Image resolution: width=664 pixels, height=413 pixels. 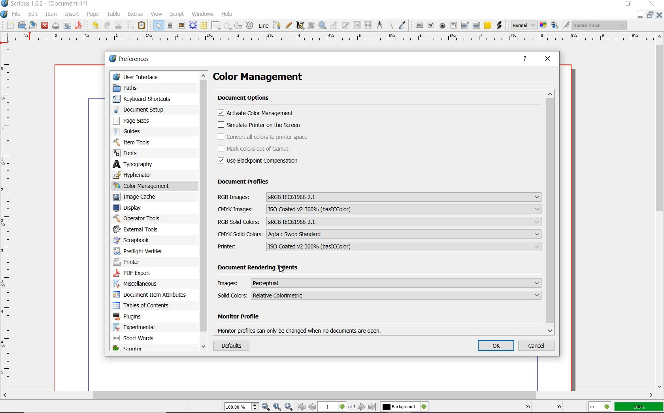 What do you see at coordinates (140, 88) in the screenshot?
I see `paths` at bounding box center [140, 88].